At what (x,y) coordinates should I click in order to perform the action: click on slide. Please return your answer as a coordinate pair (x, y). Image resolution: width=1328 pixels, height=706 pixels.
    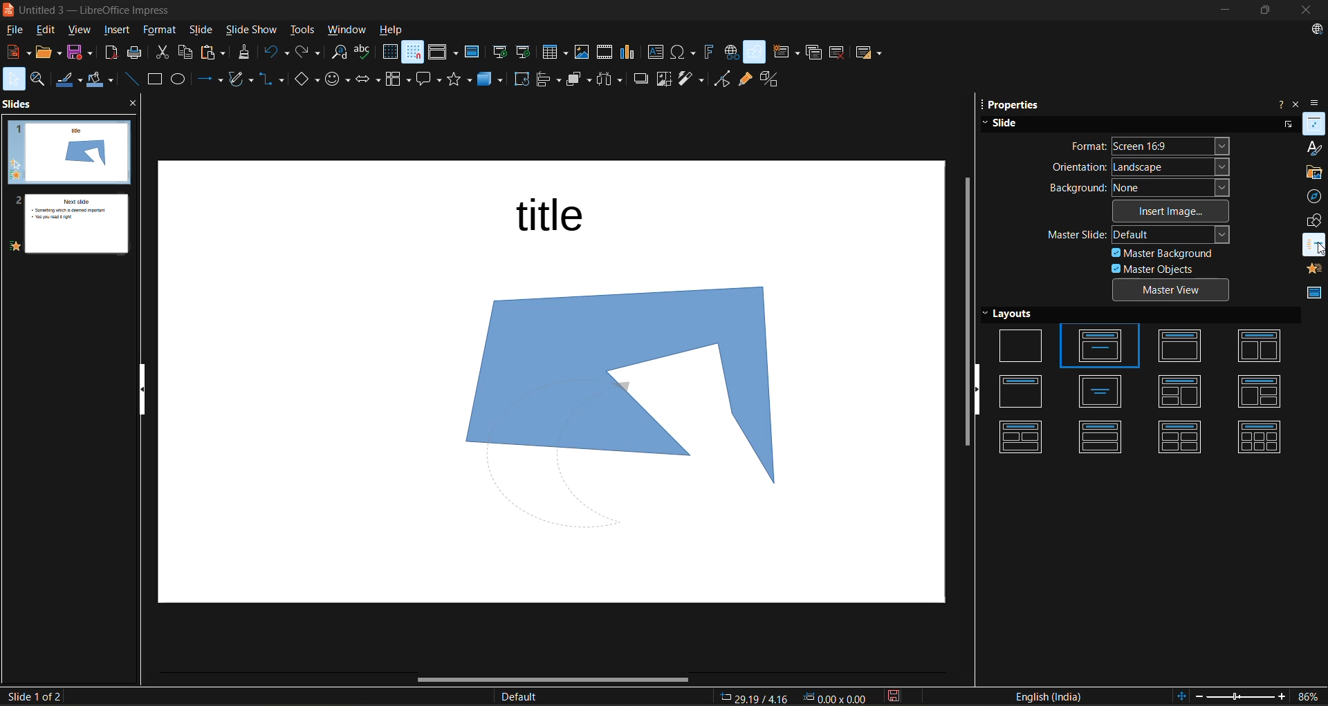
    Looking at the image, I should click on (203, 30).